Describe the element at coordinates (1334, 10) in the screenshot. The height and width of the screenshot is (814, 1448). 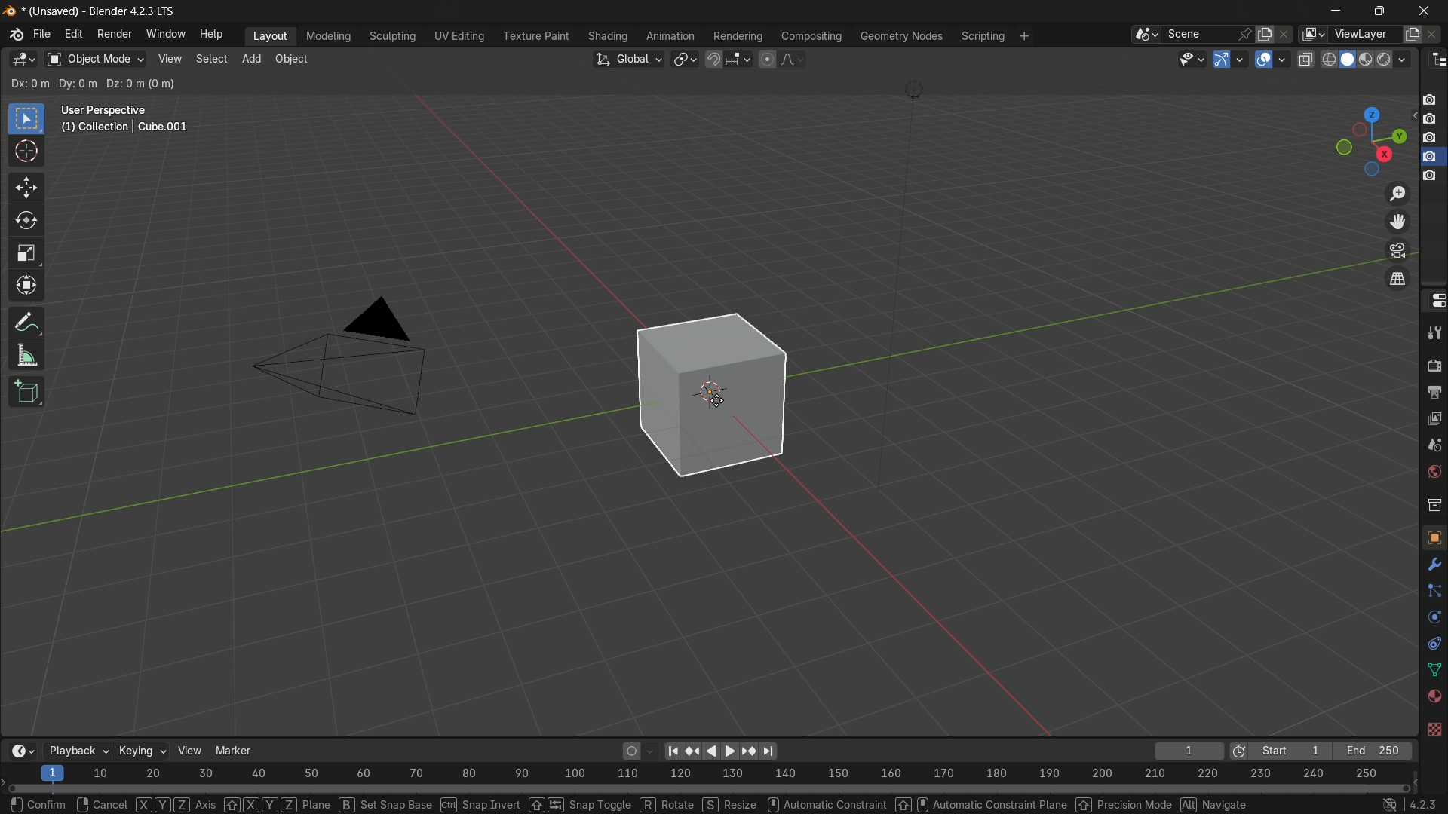
I see `minimize` at that location.